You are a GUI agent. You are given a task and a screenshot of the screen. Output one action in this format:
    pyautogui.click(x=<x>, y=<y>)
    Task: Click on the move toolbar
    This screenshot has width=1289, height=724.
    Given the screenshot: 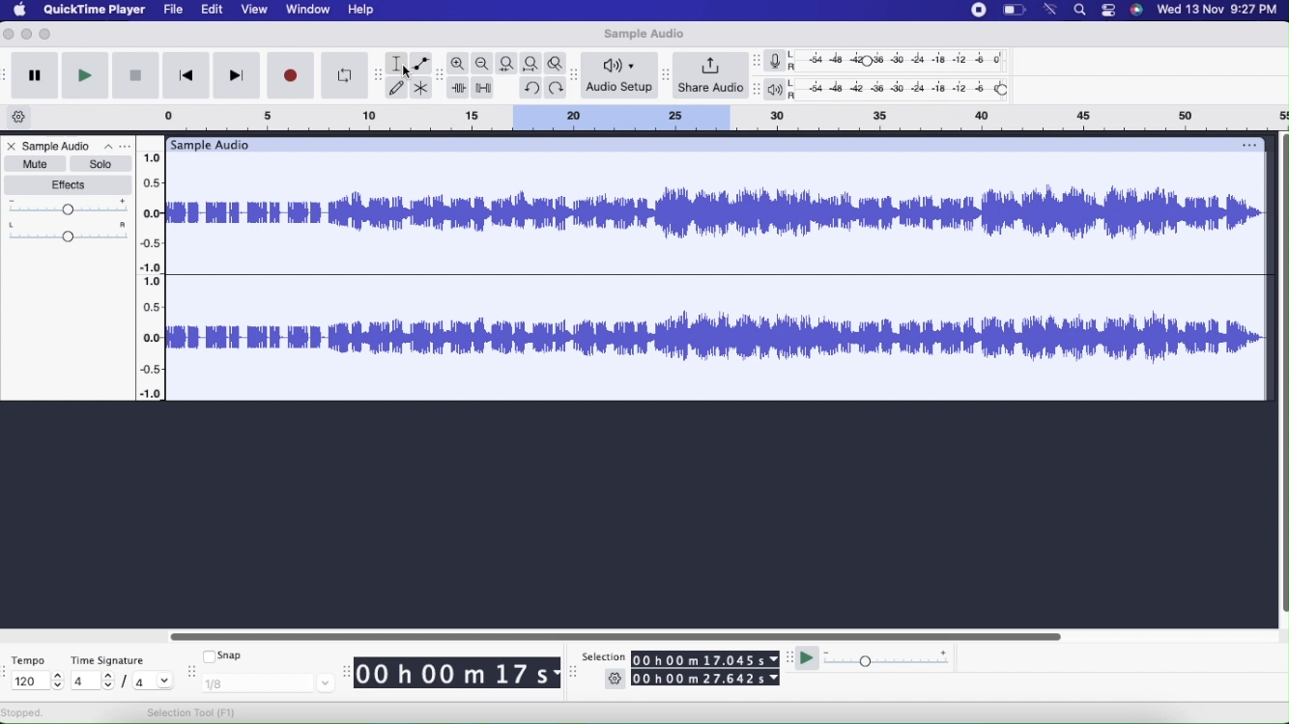 What is the action you would take?
    pyautogui.click(x=8, y=73)
    